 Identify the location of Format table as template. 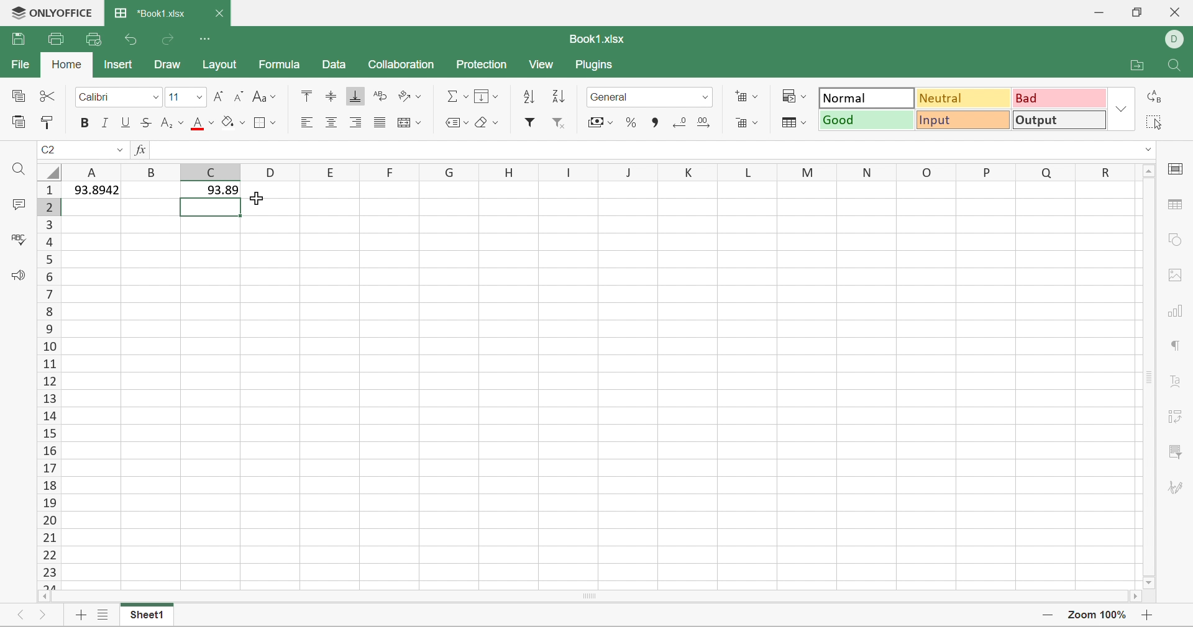
(791, 122).